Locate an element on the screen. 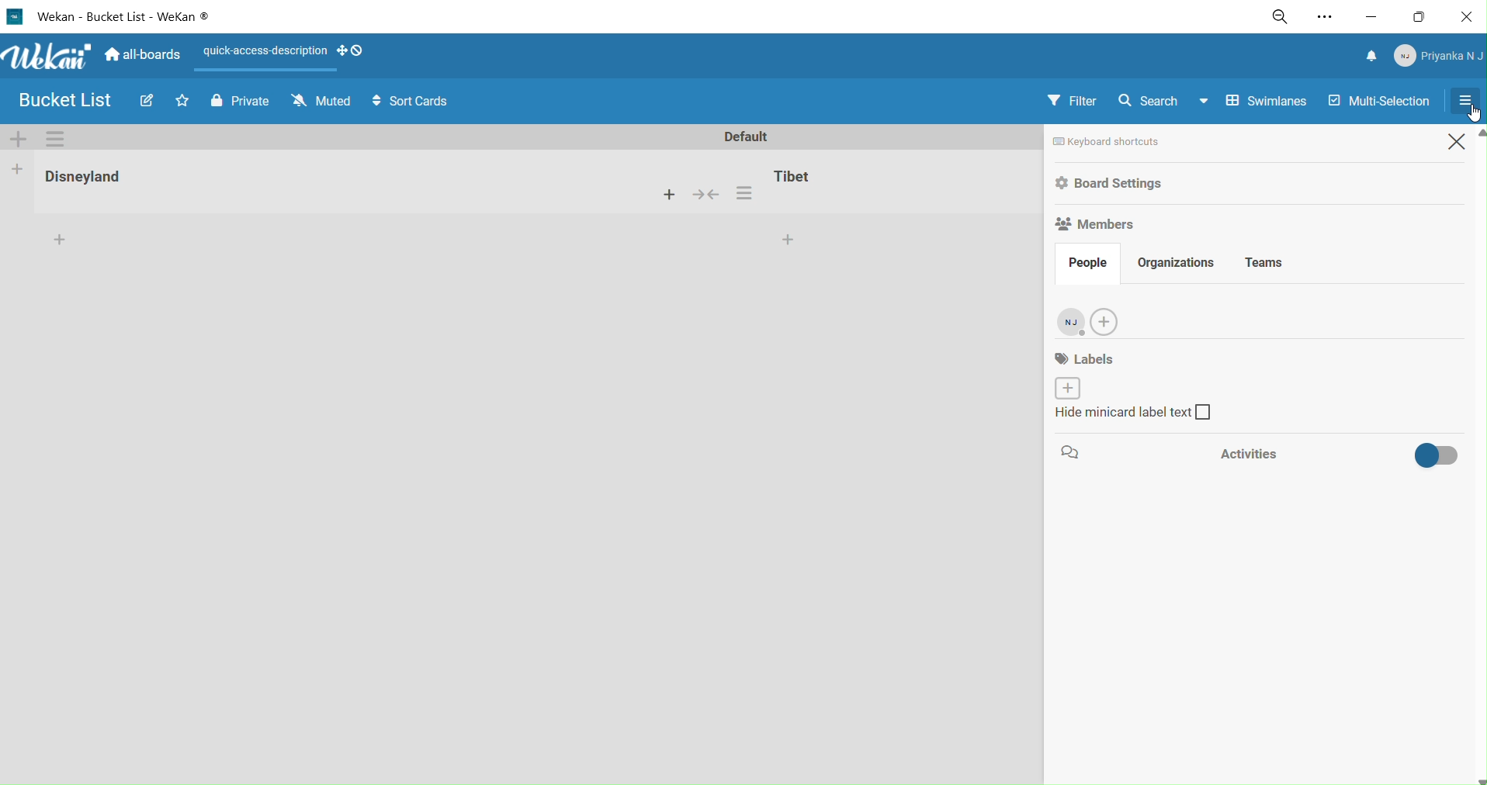  board name is located at coordinates (68, 101).